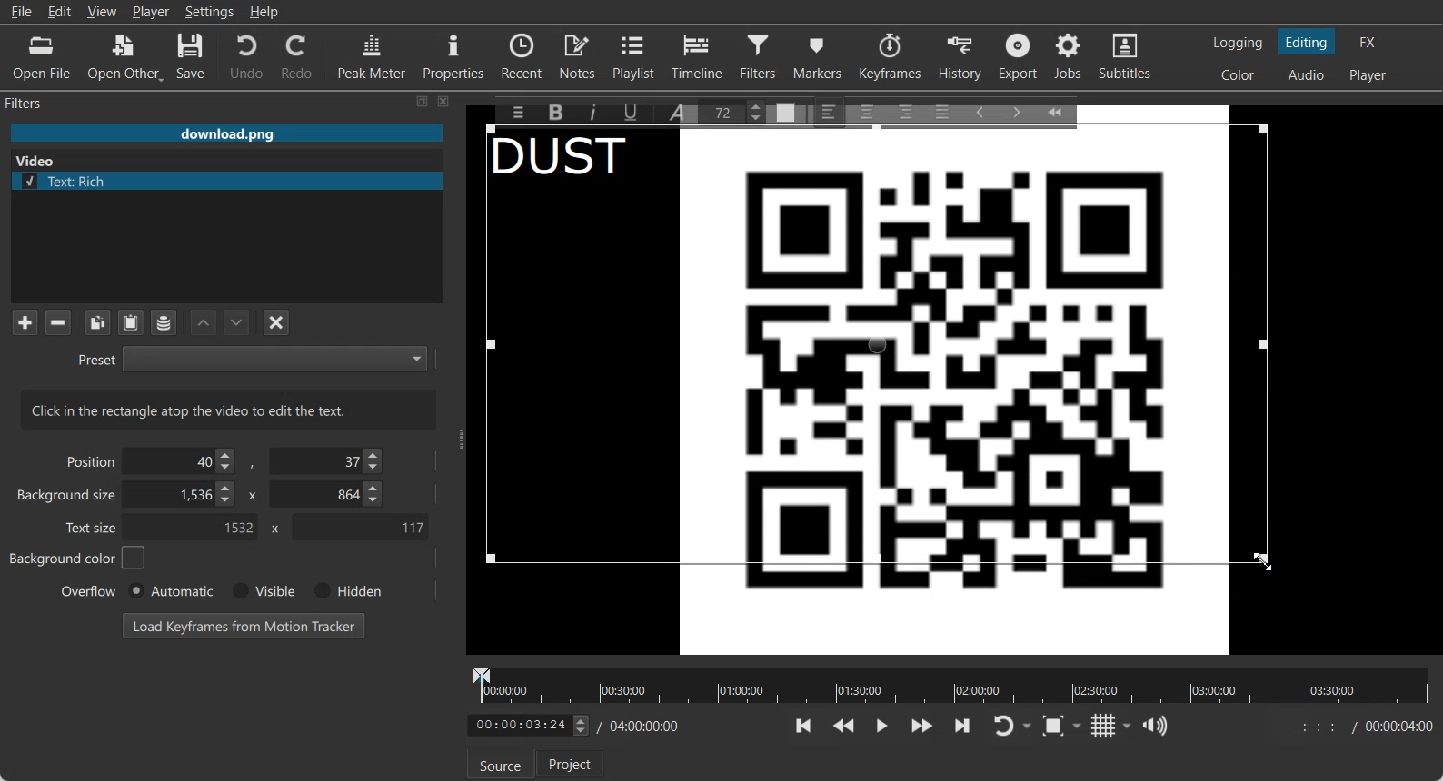 Image resolution: width=1443 pixels, height=781 pixels. I want to click on File, so click(226, 134).